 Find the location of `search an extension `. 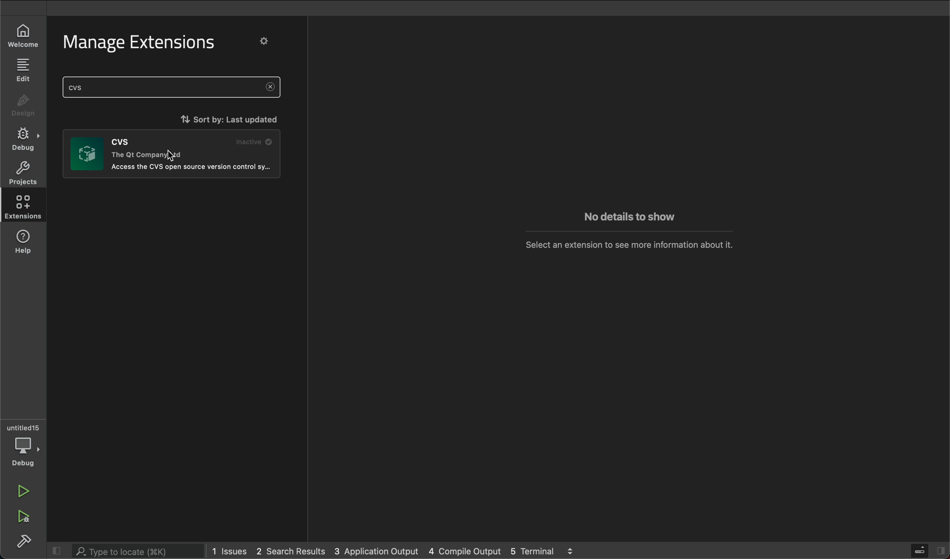

search an extension  is located at coordinates (136, 87).